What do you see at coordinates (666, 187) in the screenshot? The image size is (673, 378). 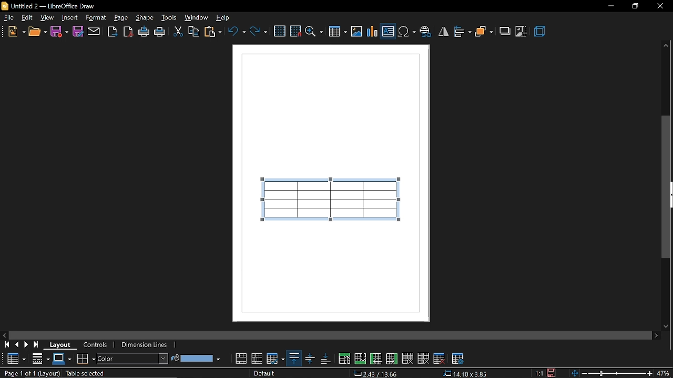 I see `vertical scrollbar` at bounding box center [666, 187].